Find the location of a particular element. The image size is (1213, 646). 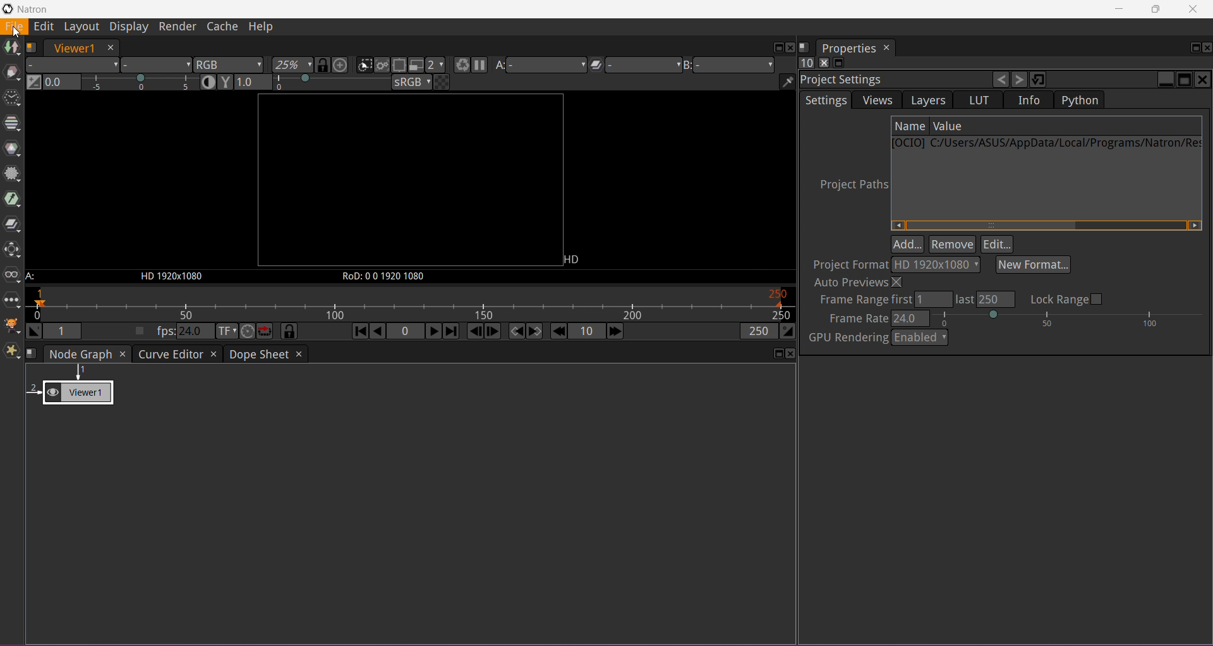

Set the playback out point at the current point  is located at coordinates (788, 332).